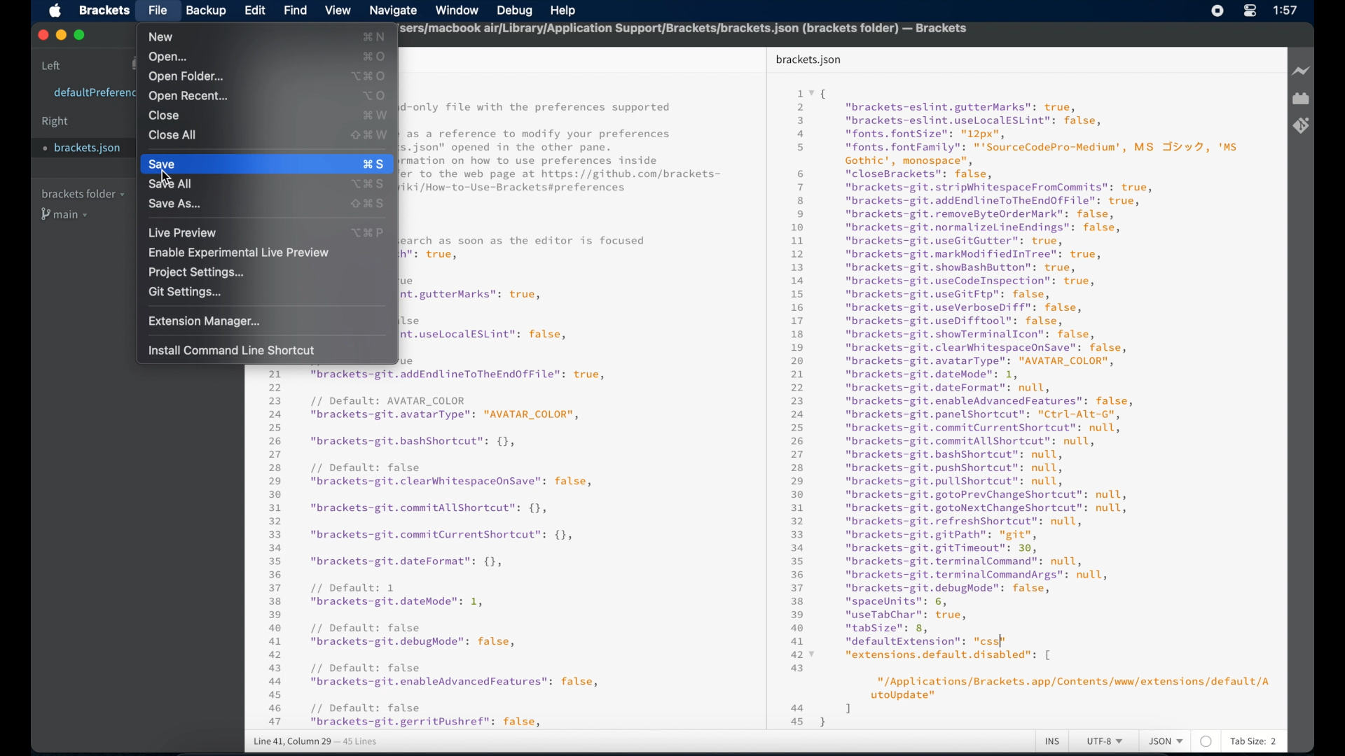  Describe the element at coordinates (160, 37) in the screenshot. I see `new` at that location.